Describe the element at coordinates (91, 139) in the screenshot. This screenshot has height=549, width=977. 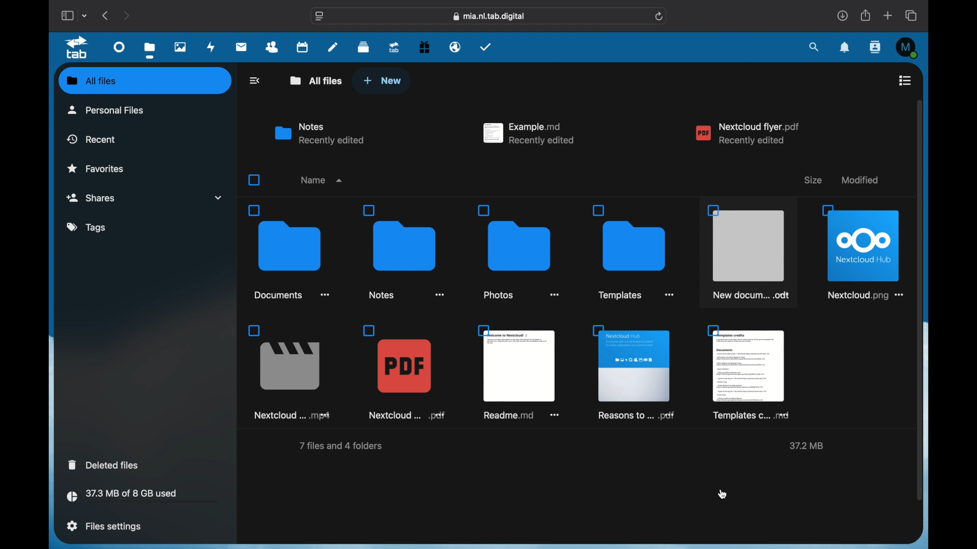
I see `recent` at that location.